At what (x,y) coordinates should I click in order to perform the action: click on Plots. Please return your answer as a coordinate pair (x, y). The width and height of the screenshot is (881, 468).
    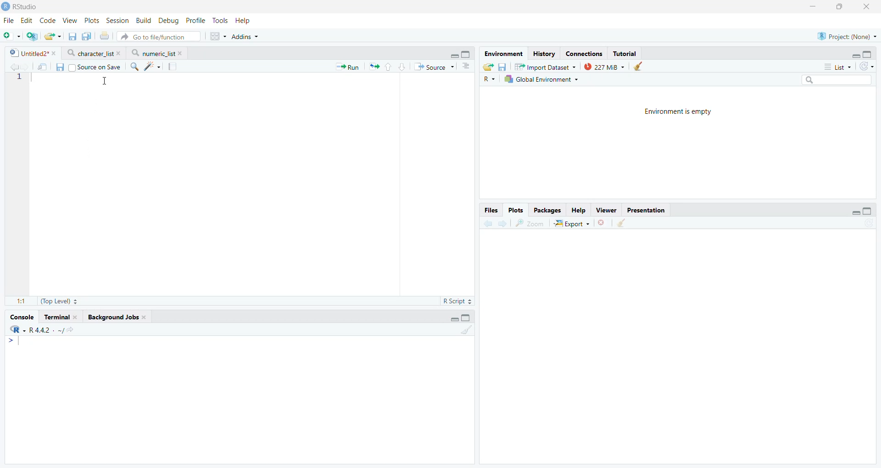
    Looking at the image, I should click on (516, 209).